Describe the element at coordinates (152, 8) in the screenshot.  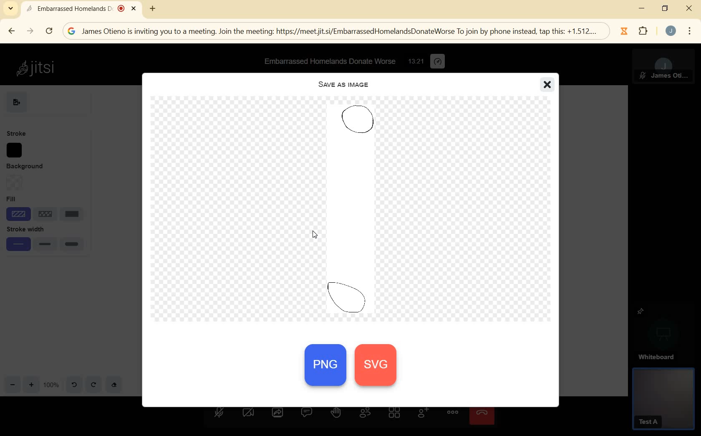
I see `new tab` at that location.